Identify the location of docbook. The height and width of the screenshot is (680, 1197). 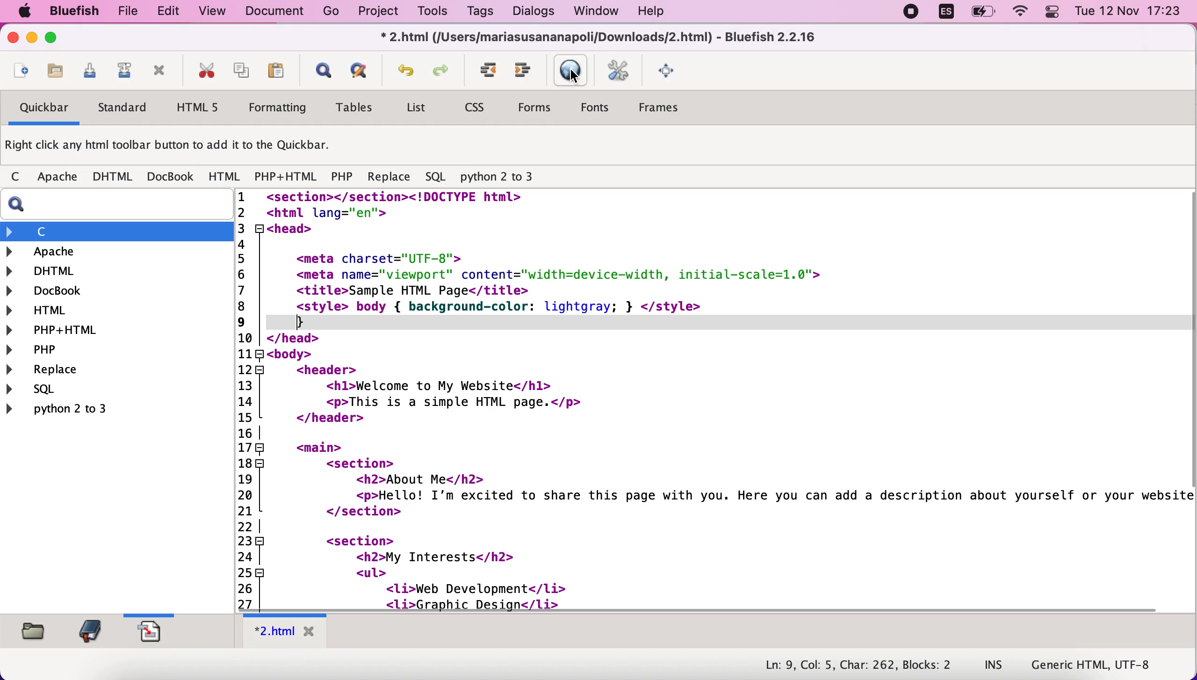
(172, 176).